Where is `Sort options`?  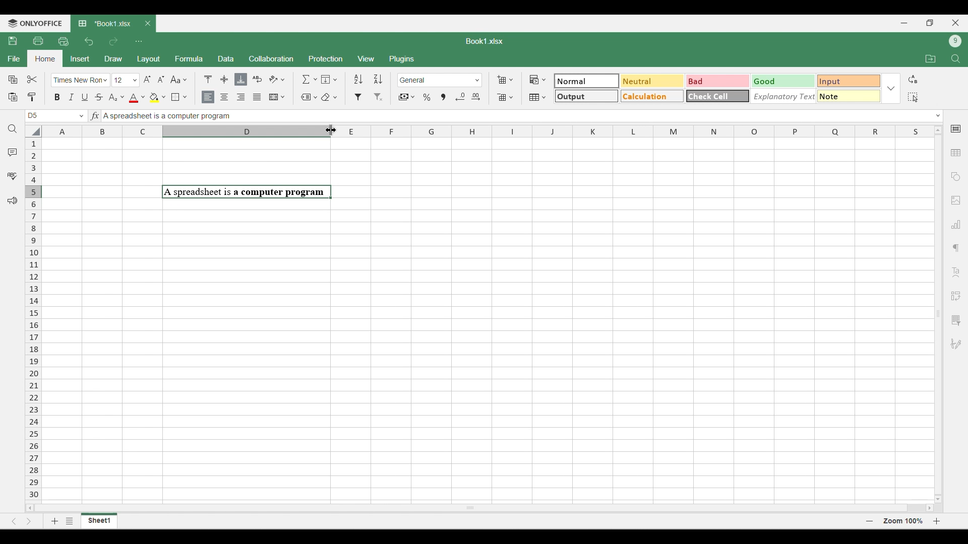 Sort options is located at coordinates (369, 79).